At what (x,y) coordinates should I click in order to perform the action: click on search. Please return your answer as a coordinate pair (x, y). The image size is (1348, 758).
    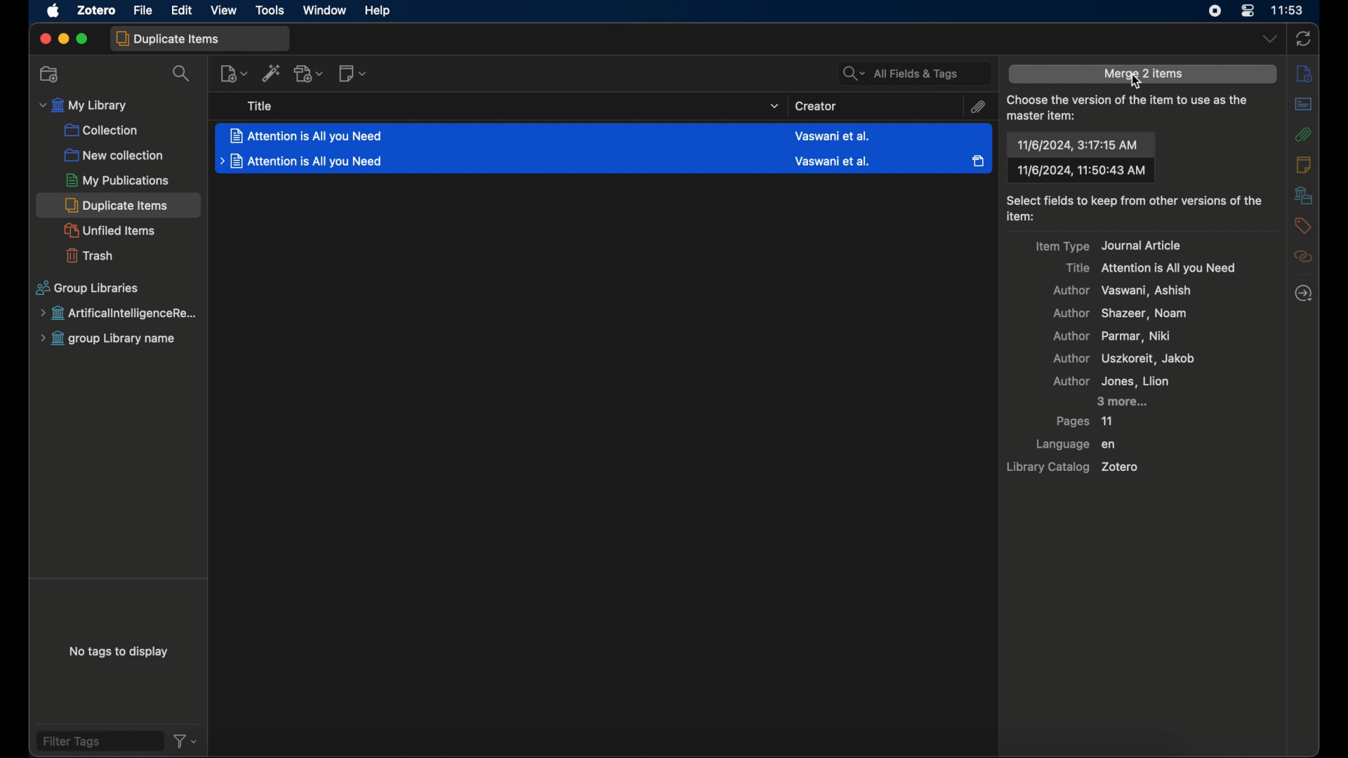
    Looking at the image, I should click on (183, 75).